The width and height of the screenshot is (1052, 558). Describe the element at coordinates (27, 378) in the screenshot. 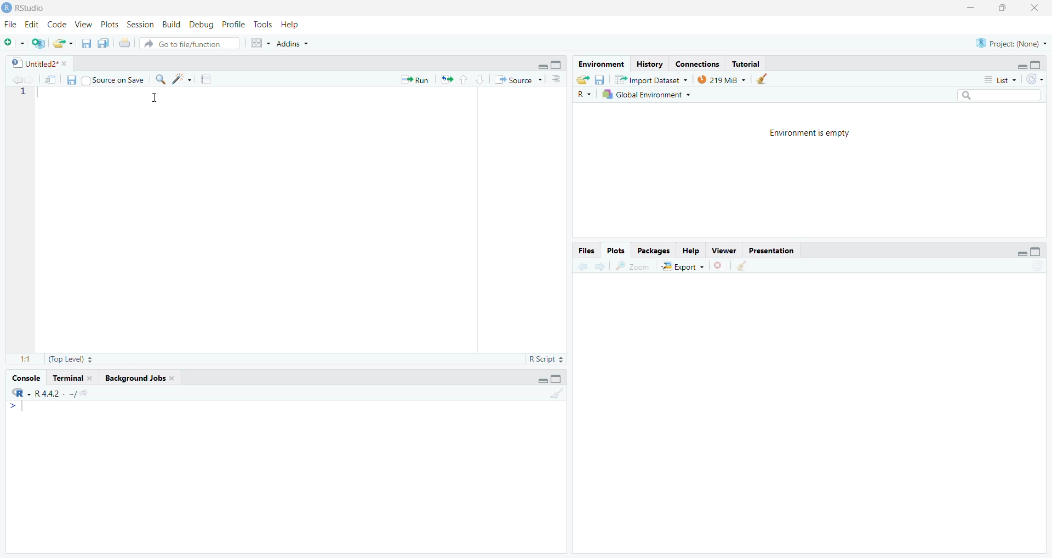

I see `Console` at that location.